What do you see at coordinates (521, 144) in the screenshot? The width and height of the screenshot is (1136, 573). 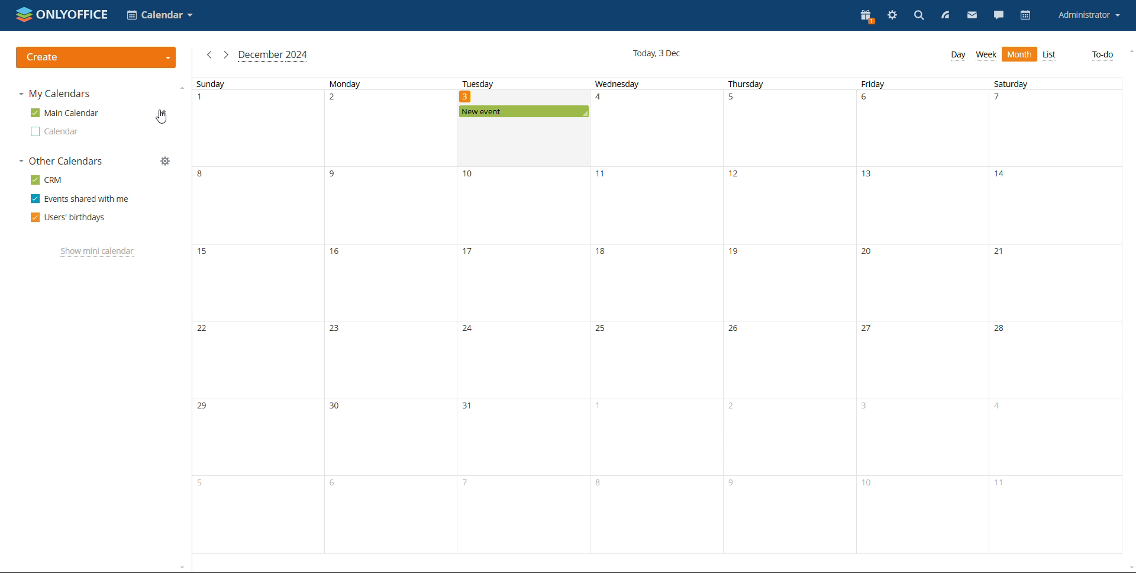 I see `date` at bounding box center [521, 144].